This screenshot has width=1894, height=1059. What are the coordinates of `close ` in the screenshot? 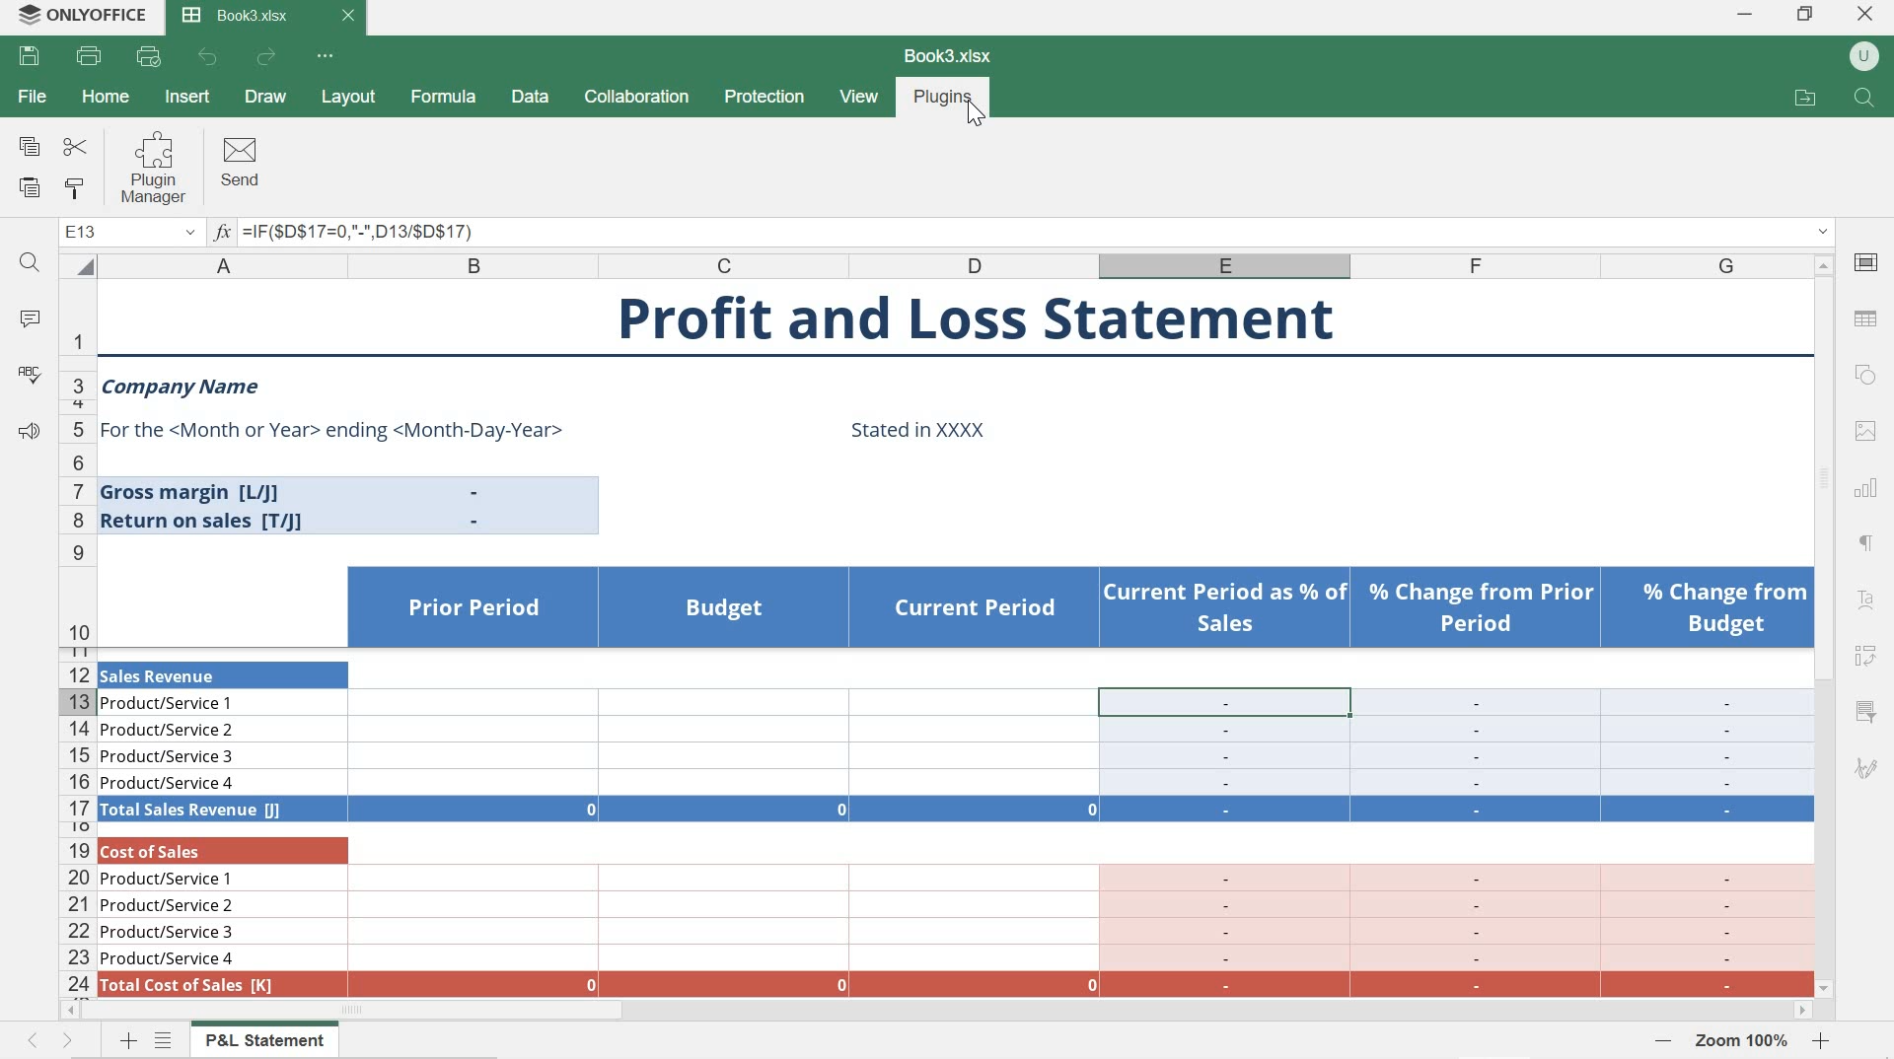 It's located at (349, 16).